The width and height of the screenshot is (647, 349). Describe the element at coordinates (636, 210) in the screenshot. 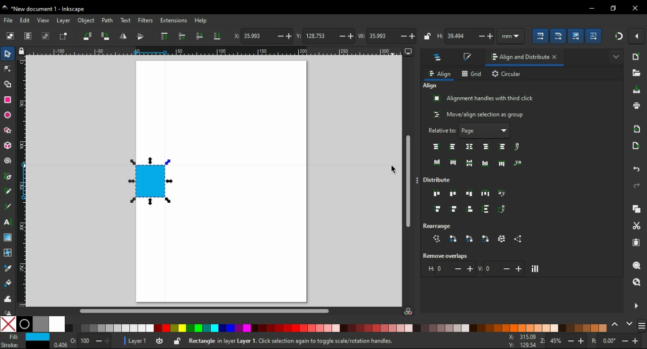

I see `copy` at that location.